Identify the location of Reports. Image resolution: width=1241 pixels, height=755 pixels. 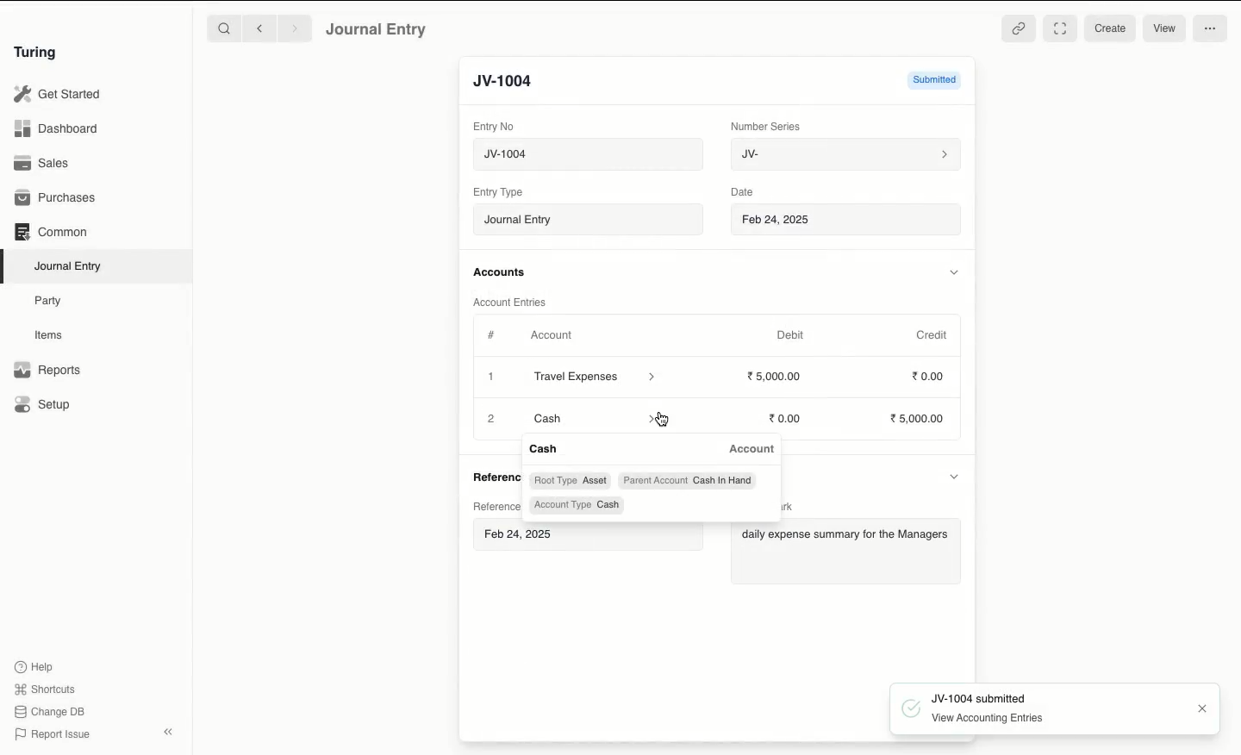
(47, 370).